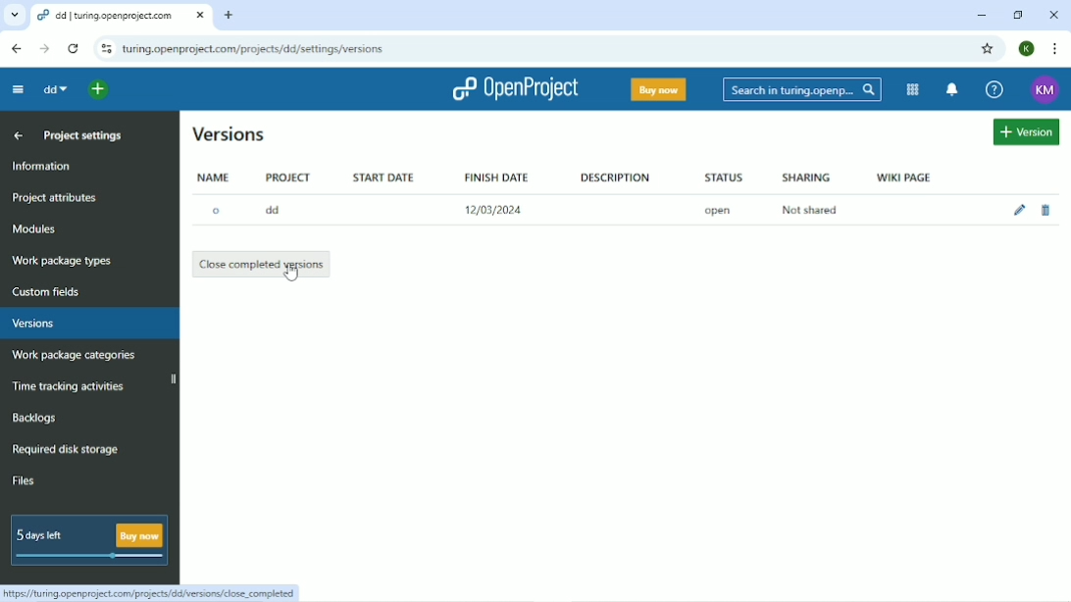 The image size is (1071, 602). I want to click on Close completed versions, so click(262, 263).